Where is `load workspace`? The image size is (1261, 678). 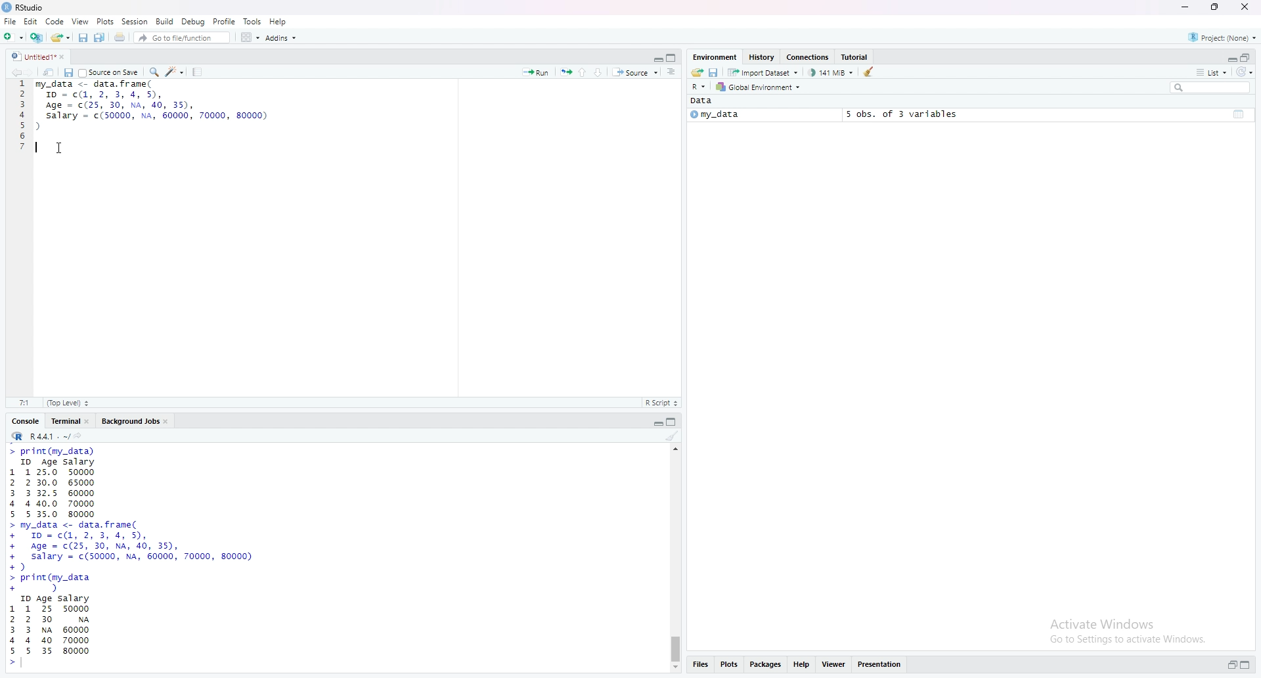 load workspace is located at coordinates (696, 73).